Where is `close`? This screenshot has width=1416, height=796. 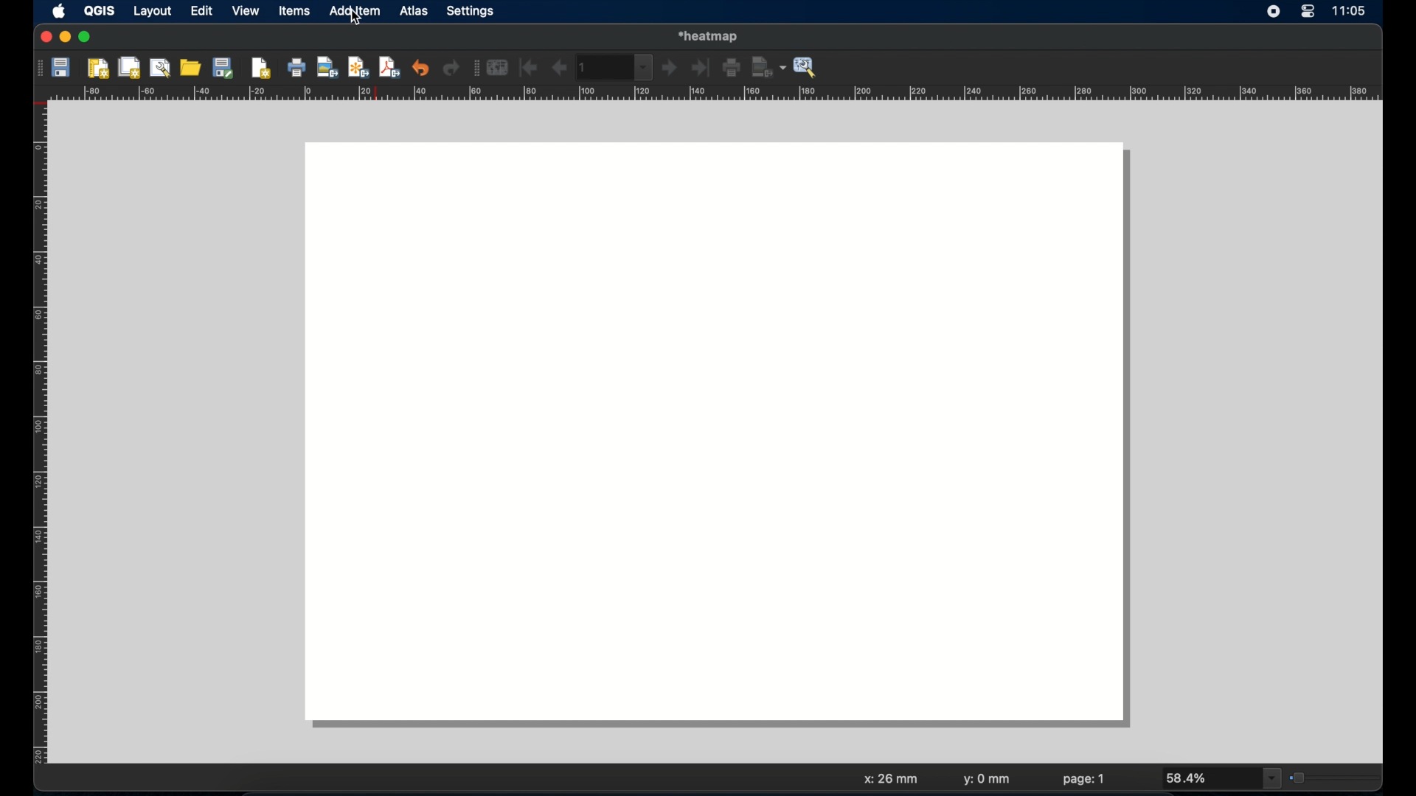
close is located at coordinates (44, 38).